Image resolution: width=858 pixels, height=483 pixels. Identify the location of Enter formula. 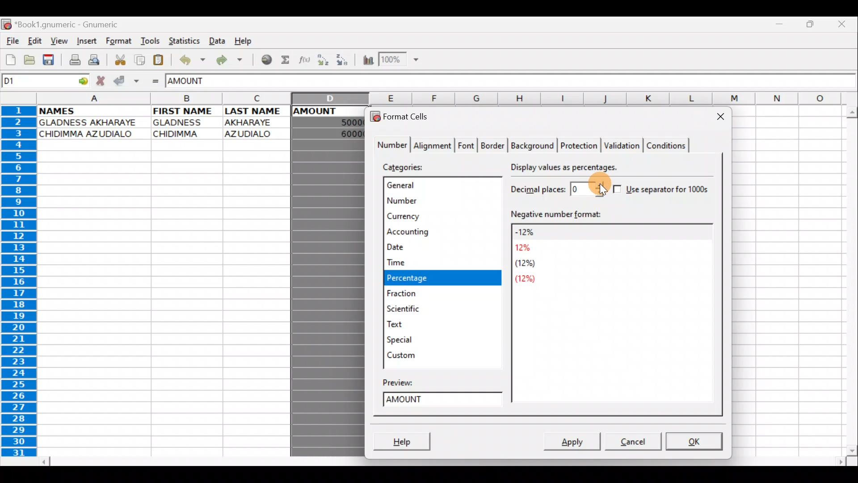
(156, 81).